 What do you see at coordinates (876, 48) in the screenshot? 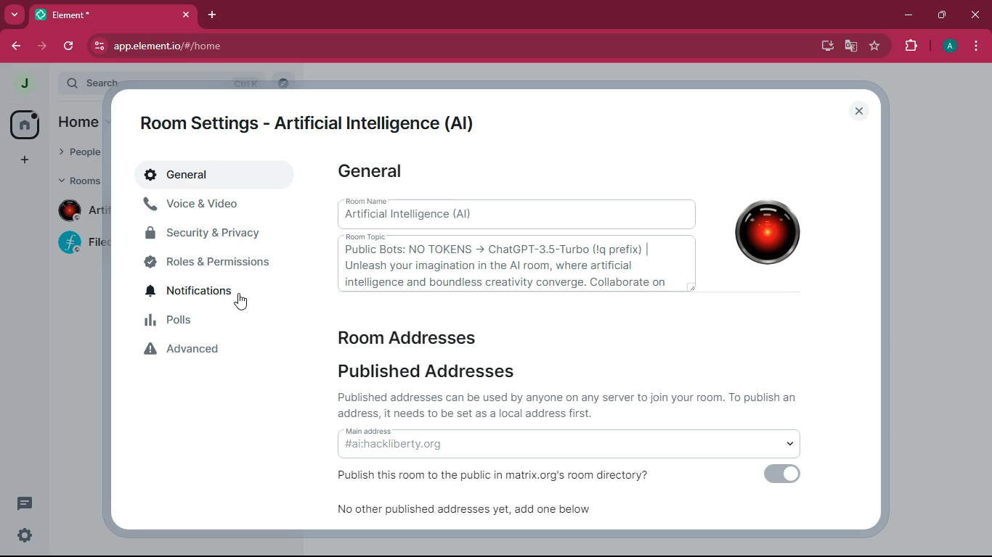
I see `favorite` at bounding box center [876, 48].